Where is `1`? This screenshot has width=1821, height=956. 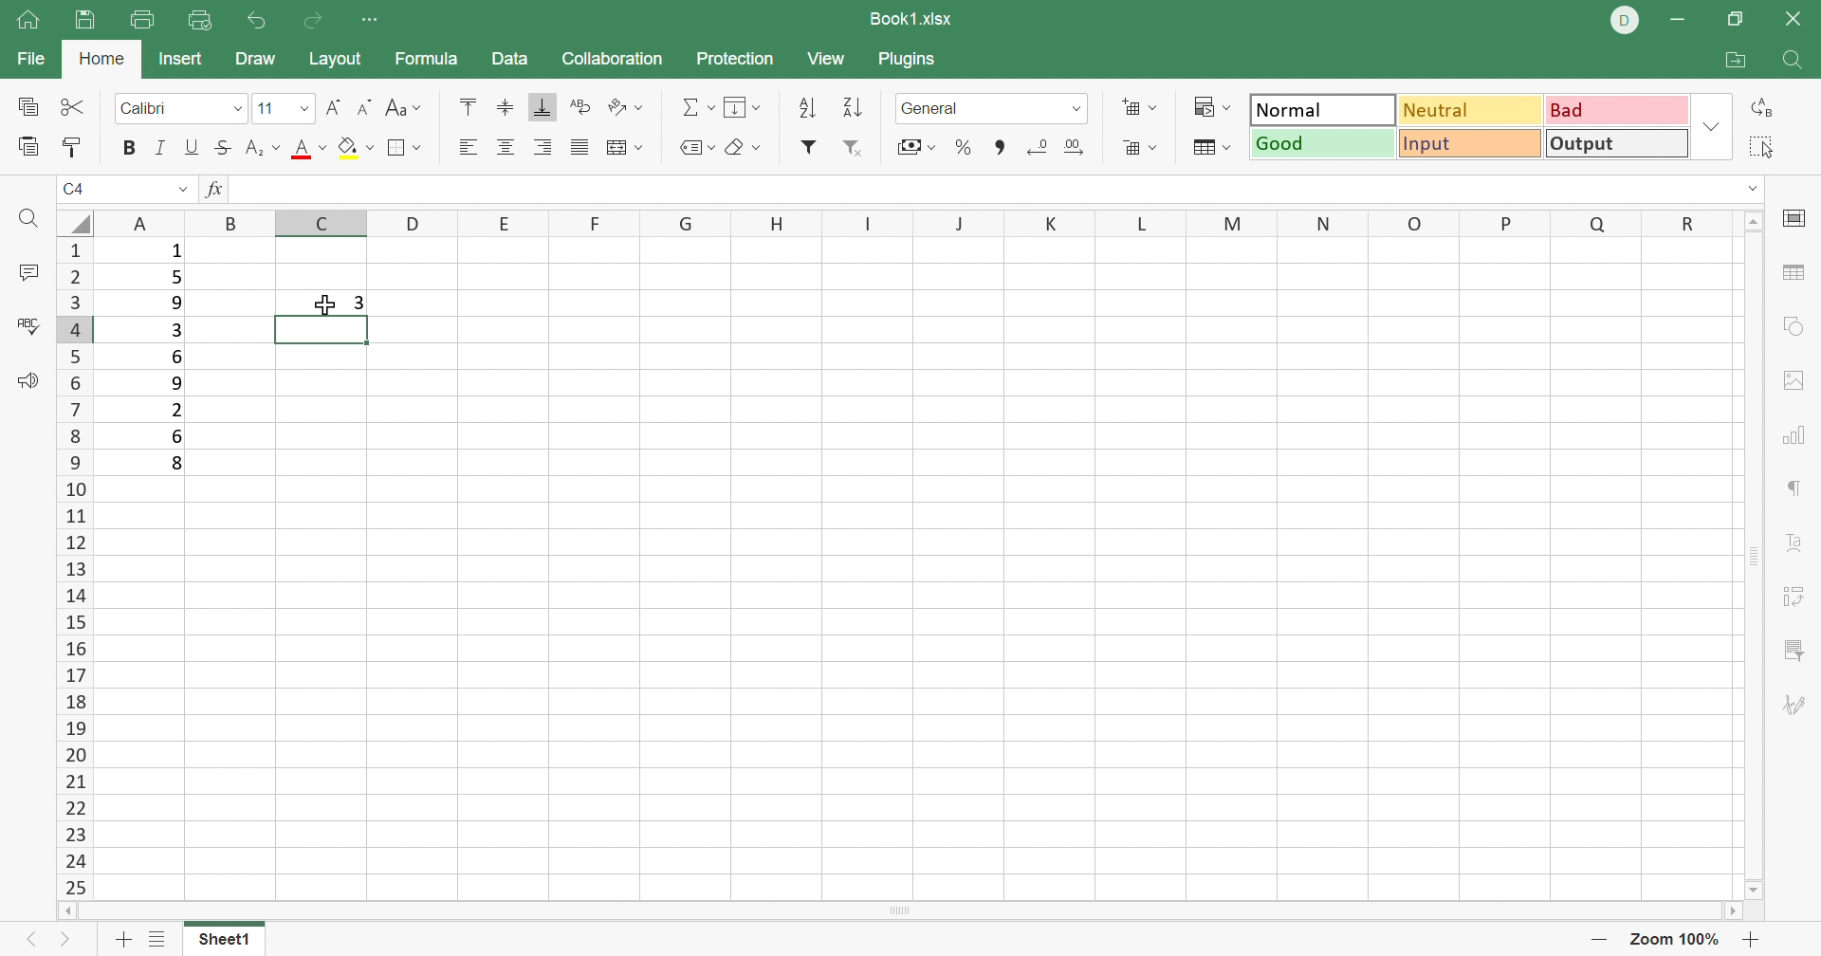
1 is located at coordinates (175, 252).